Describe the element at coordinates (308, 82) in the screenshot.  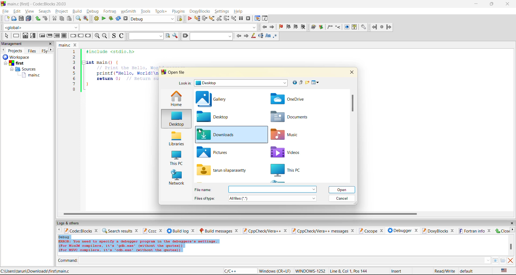
I see `create new folder` at that location.